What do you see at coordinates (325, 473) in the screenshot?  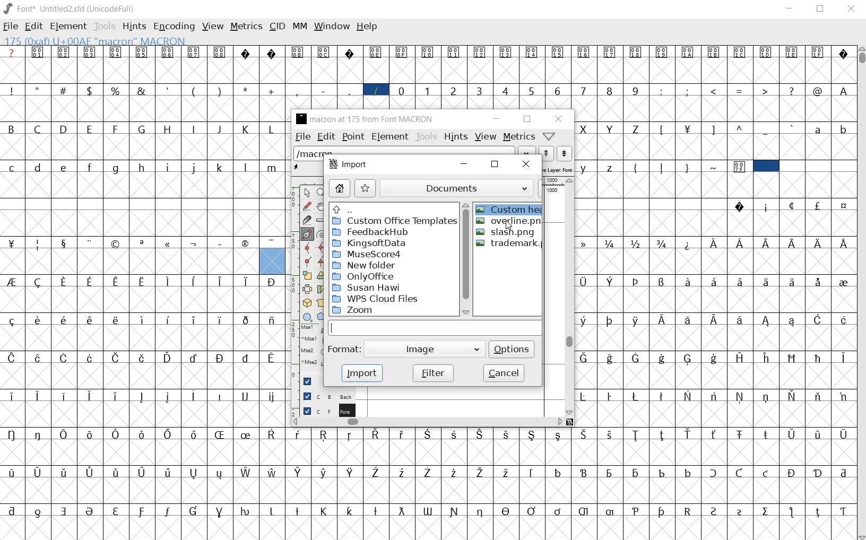 I see `Symbol` at bounding box center [325, 473].